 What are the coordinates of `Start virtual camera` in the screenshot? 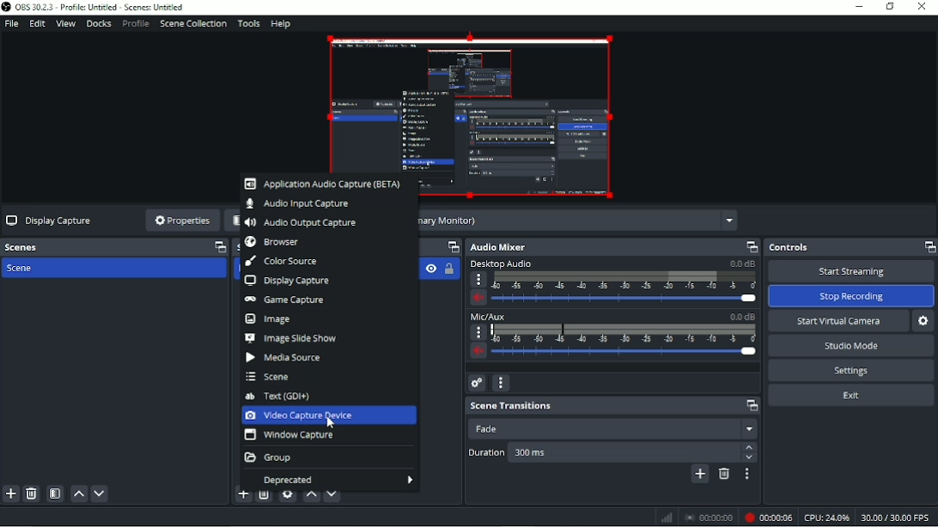 It's located at (837, 320).